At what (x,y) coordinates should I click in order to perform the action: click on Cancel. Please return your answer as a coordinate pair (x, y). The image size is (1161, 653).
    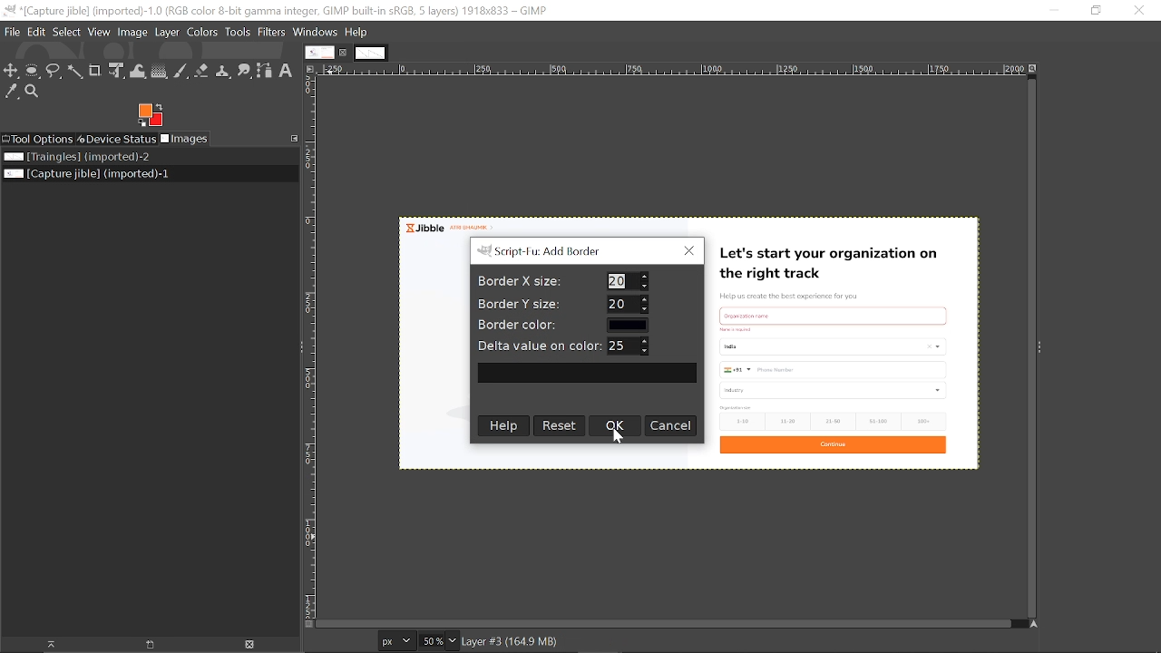
    Looking at the image, I should click on (670, 425).